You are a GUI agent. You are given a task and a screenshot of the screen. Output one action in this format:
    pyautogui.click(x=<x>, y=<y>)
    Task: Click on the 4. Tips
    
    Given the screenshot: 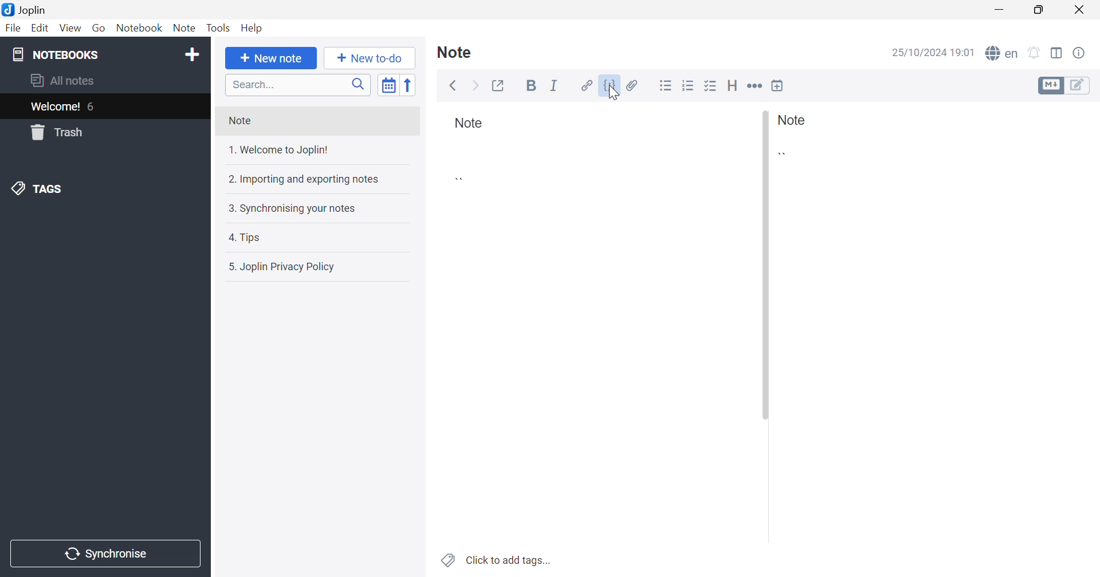 What is the action you would take?
    pyautogui.click(x=243, y=237)
    